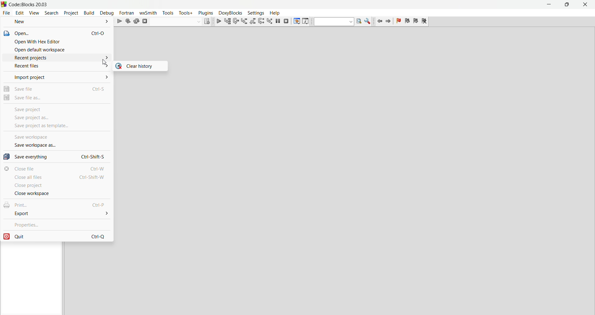 This screenshot has height=315, width=595. What do you see at coordinates (57, 32) in the screenshot?
I see `open` at bounding box center [57, 32].